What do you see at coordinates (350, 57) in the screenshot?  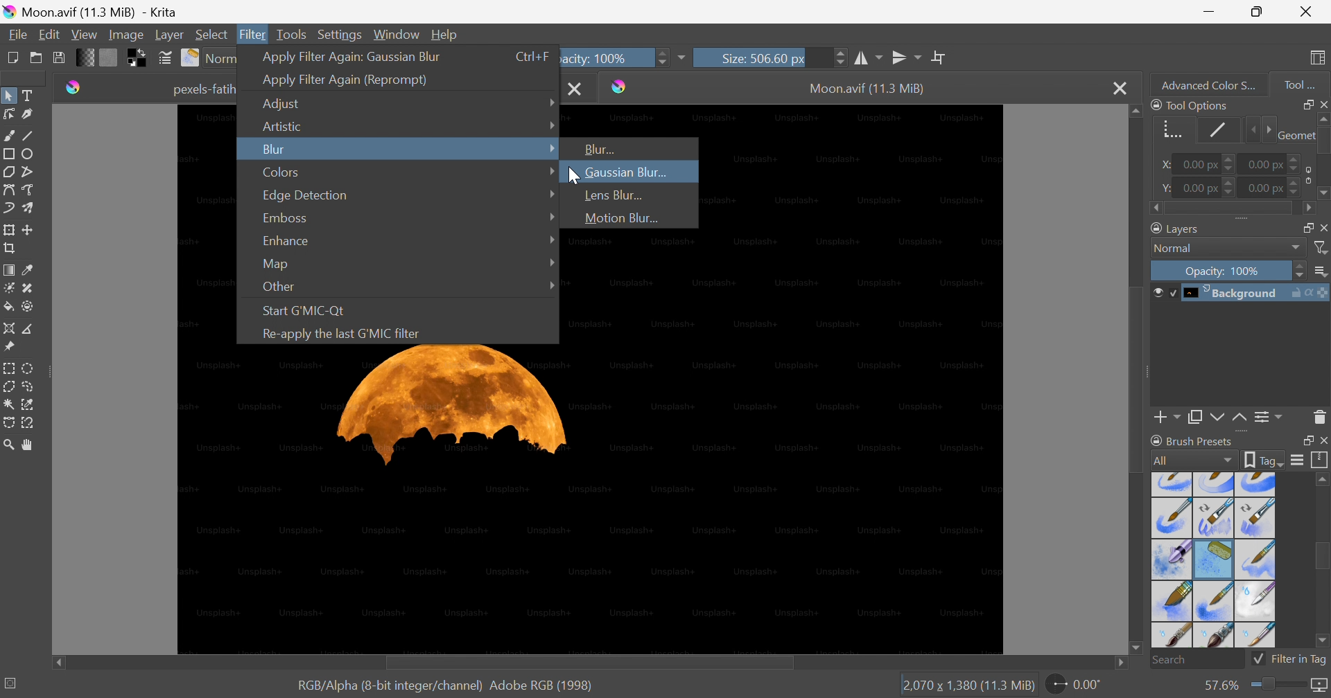 I see `Apply filter again: Gaussian Blur` at bounding box center [350, 57].